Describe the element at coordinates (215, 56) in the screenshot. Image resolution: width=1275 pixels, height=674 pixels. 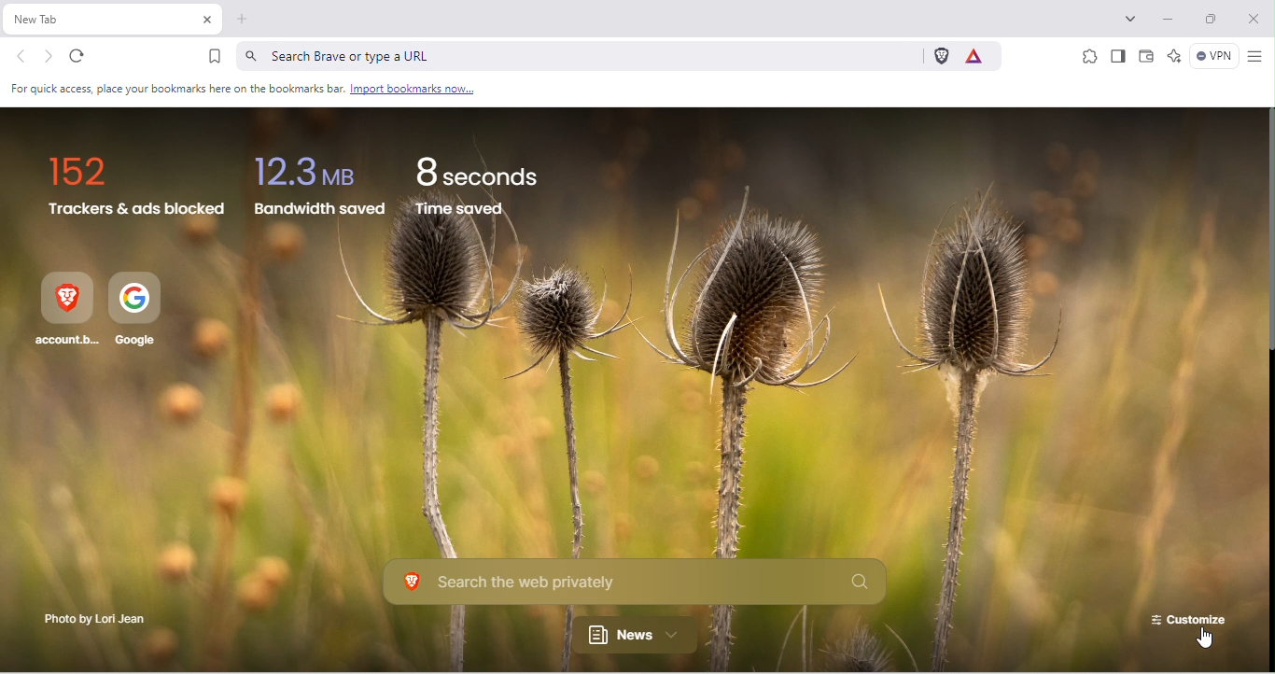
I see `Bookmark` at that location.